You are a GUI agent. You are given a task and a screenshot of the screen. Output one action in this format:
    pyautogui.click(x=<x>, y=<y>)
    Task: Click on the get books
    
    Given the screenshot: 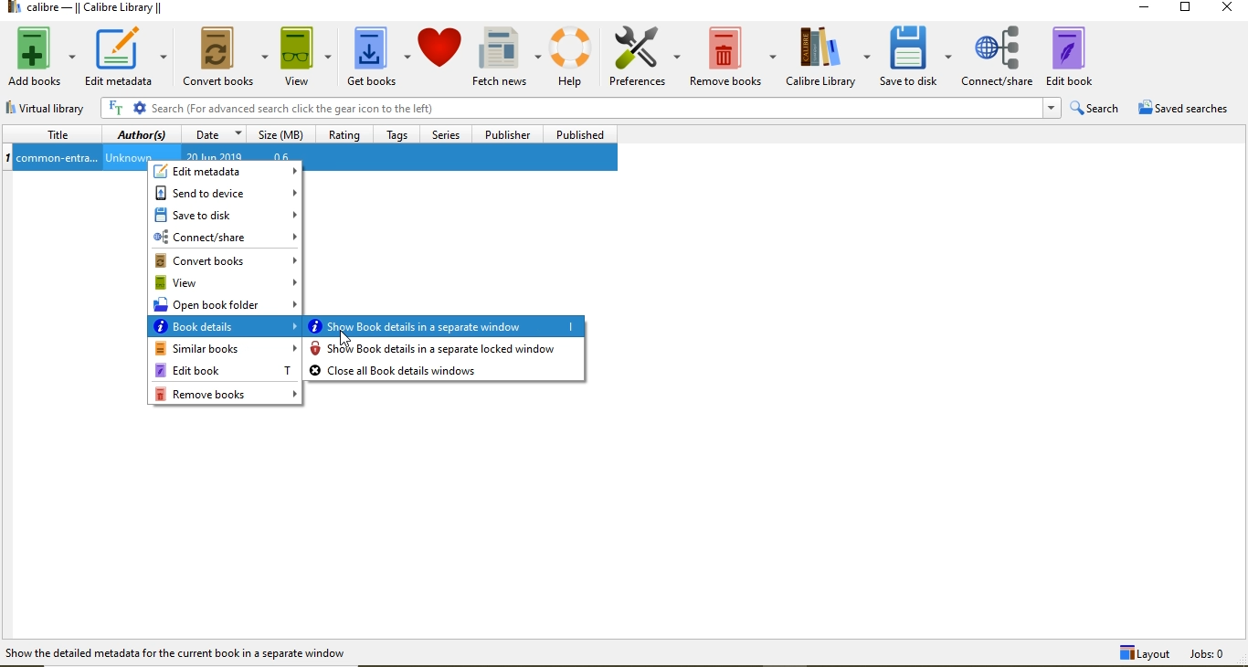 What is the action you would take?
    pyautogui.click(x=378, y=56)
    